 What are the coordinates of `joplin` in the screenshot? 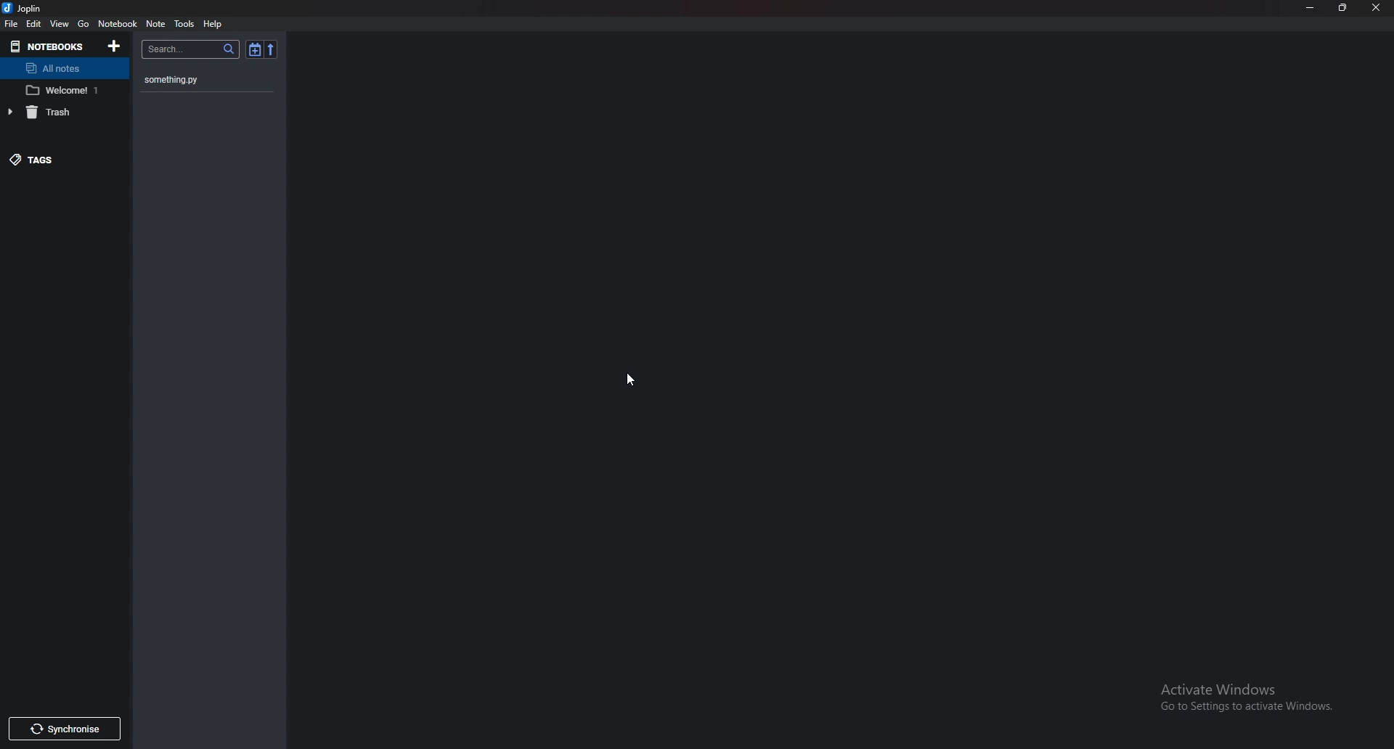 It's located at (25, 9).